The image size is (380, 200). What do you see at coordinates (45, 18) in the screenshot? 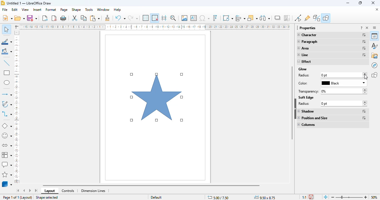
I see `export` at bounding box center [45, 18].